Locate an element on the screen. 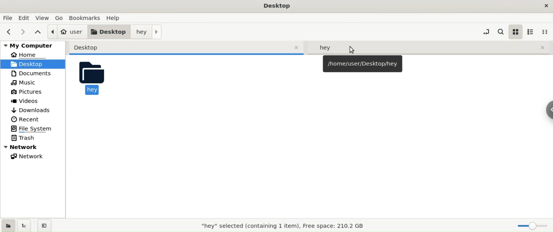 This screenshot has width=553, height=232. next is located at coordinates (24, 32).